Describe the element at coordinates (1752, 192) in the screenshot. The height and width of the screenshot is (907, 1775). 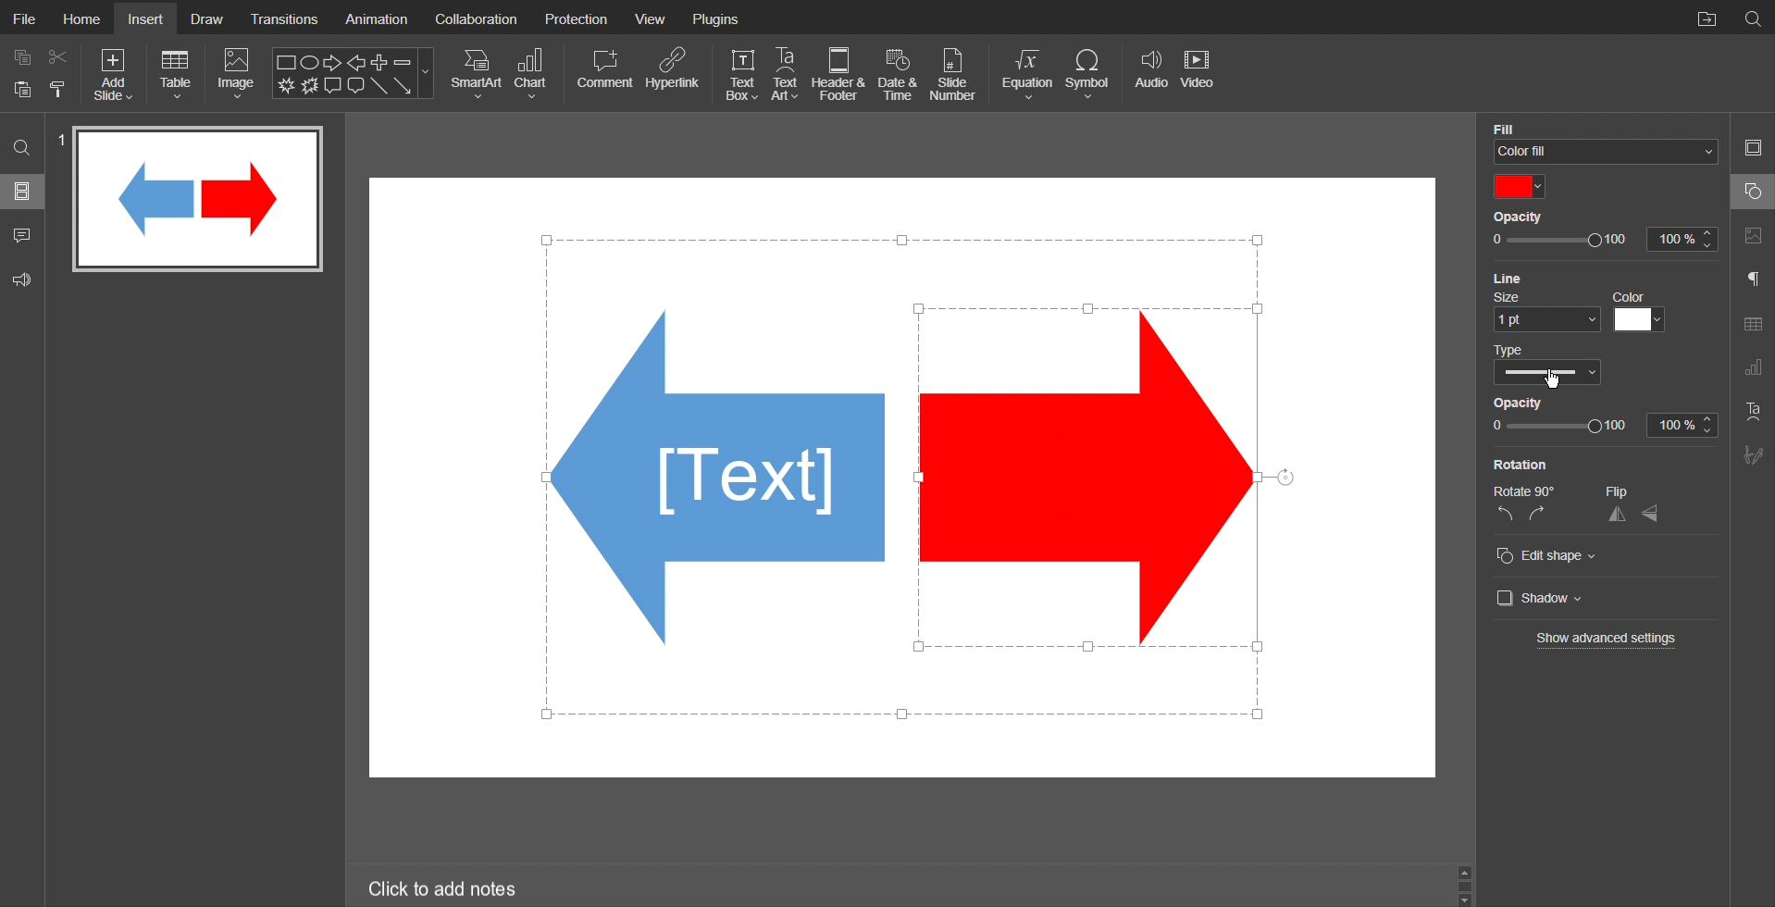
I see `Shape Settings` at that location.